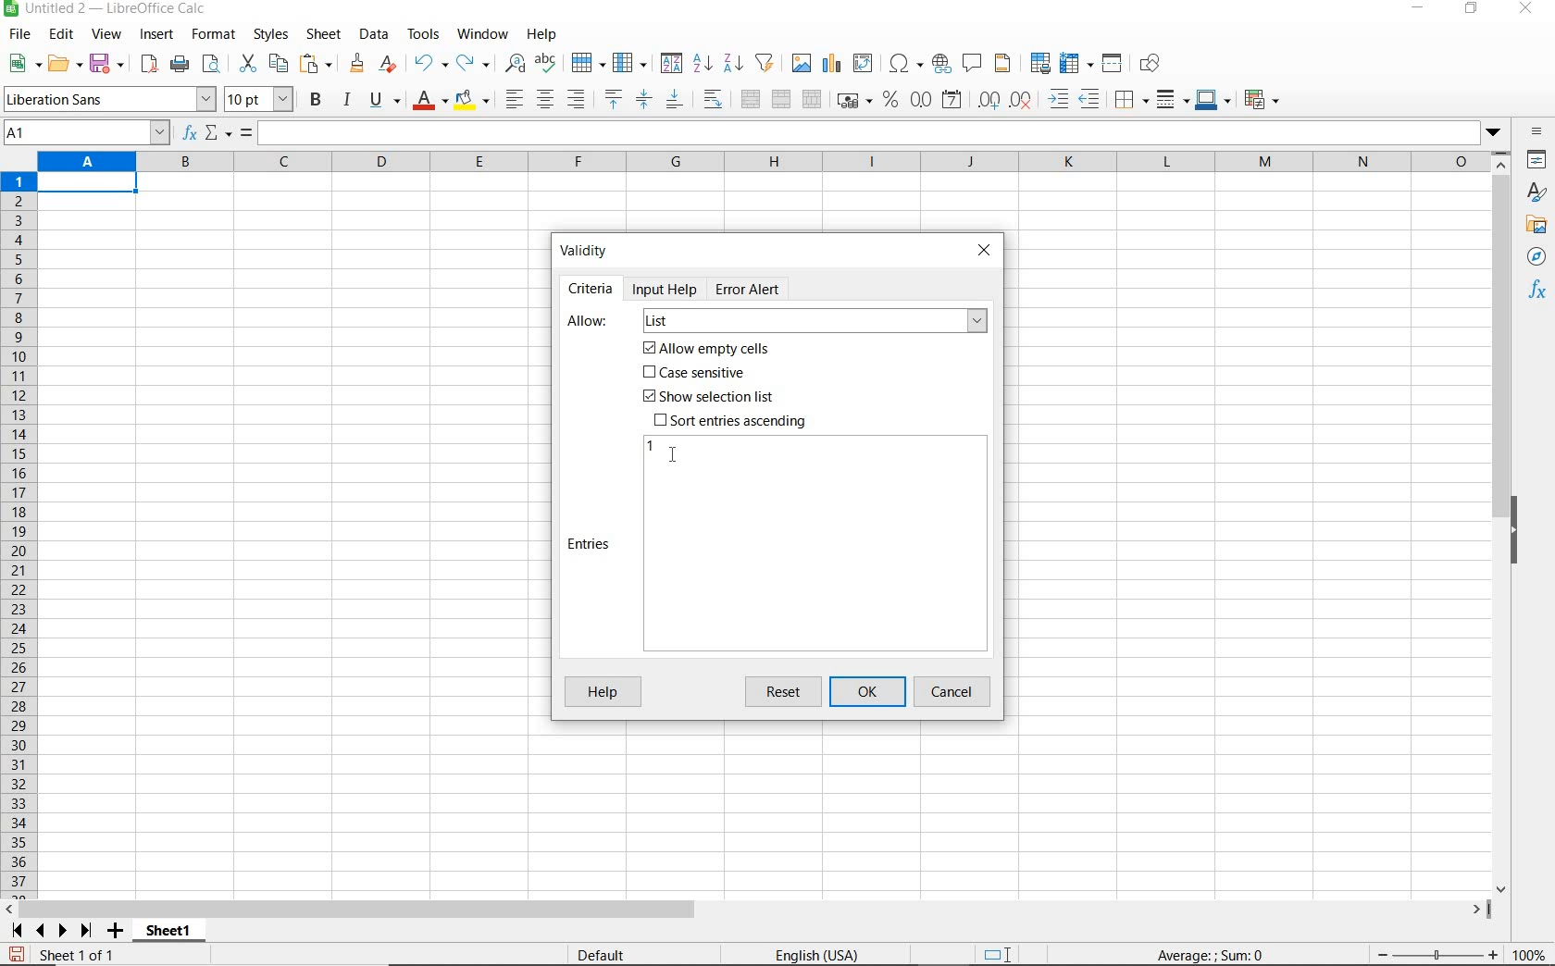  Describe the element at coordinates (83, 956) in the screenshot. I see `sheet 1 of 1` at that location.